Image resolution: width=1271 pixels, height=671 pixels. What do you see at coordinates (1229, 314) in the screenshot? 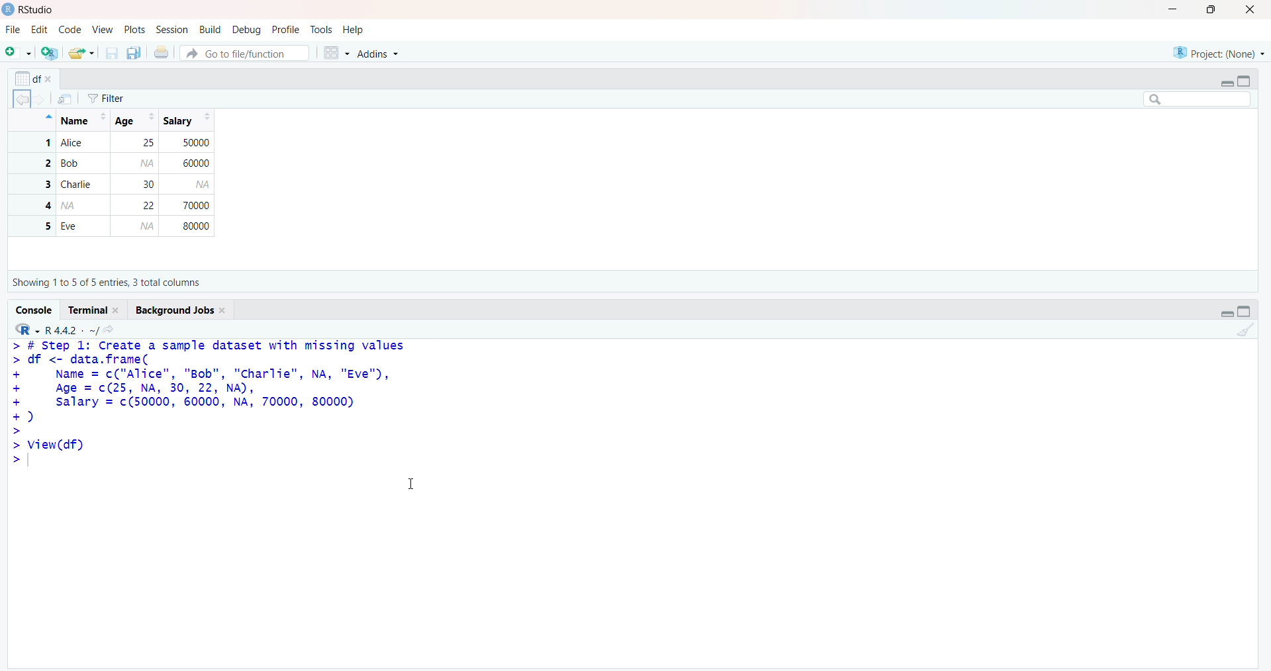
I see `Minimize` at bounding box center [1229, 314].